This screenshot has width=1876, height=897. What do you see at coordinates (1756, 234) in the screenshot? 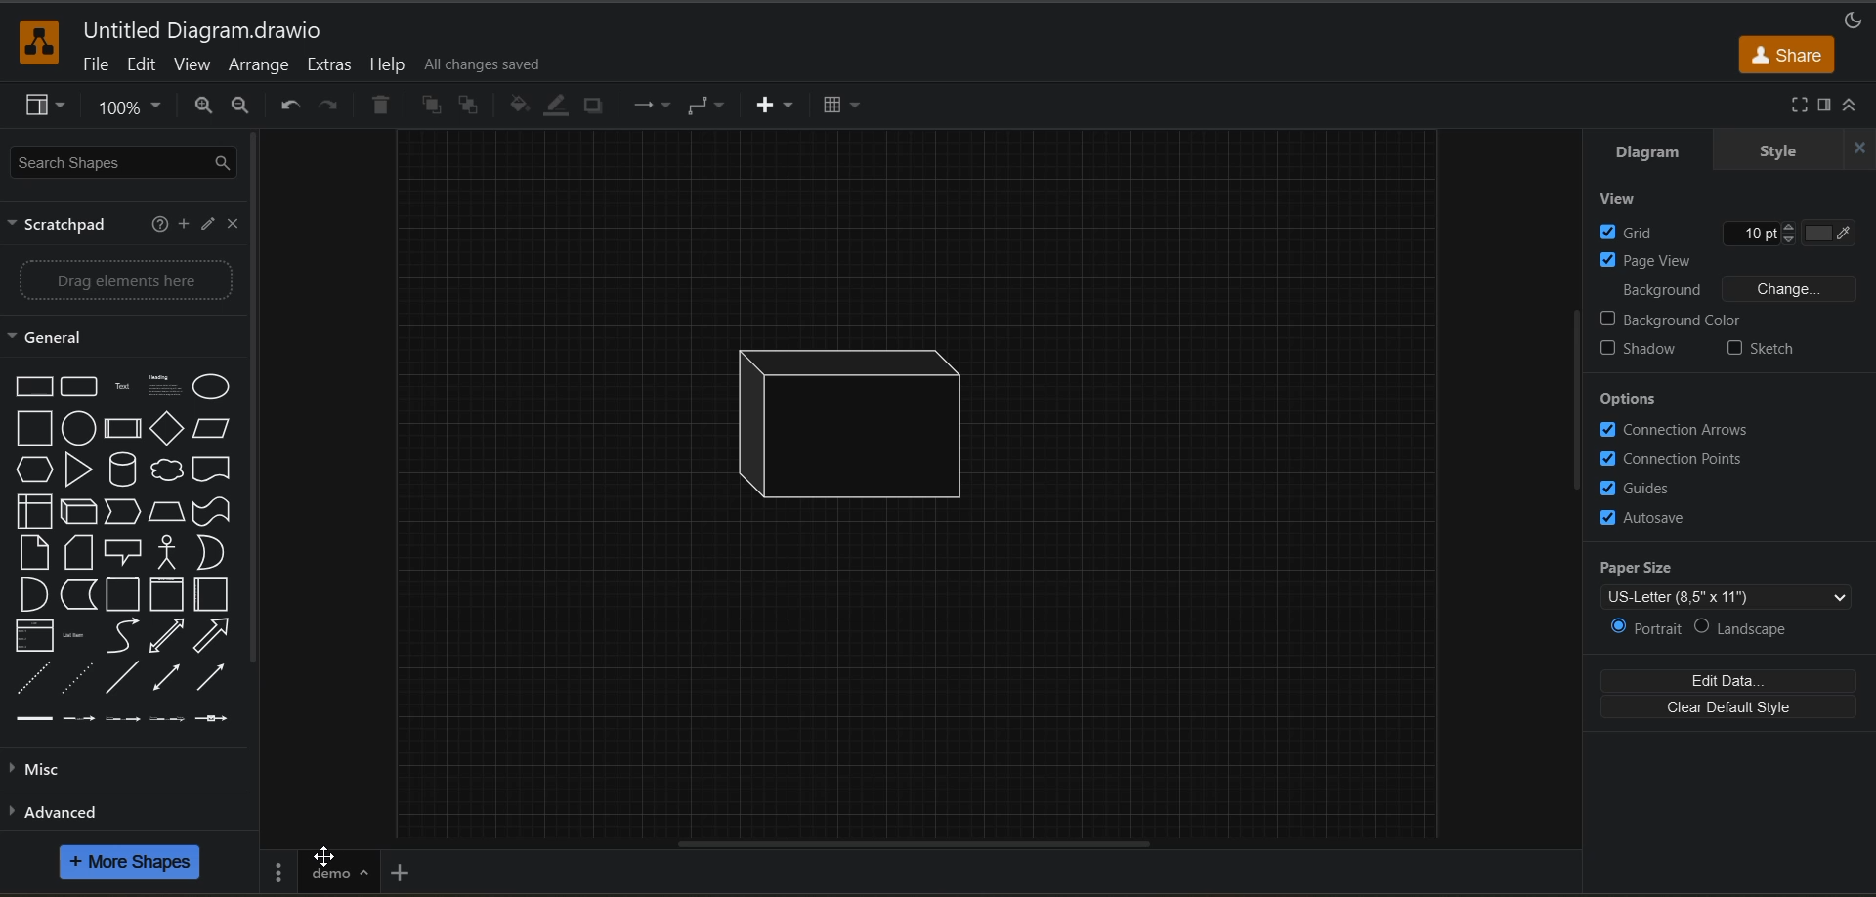
I see `Grid size` at bounding box center [1756, 234].